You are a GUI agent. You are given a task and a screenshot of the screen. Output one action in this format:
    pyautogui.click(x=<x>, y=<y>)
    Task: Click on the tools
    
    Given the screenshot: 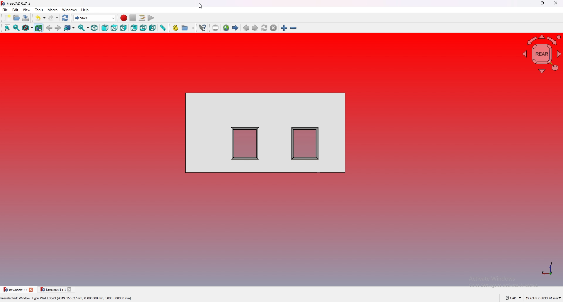 What is the action you would take?
    pyautogui.click(x=39, y=10)
    